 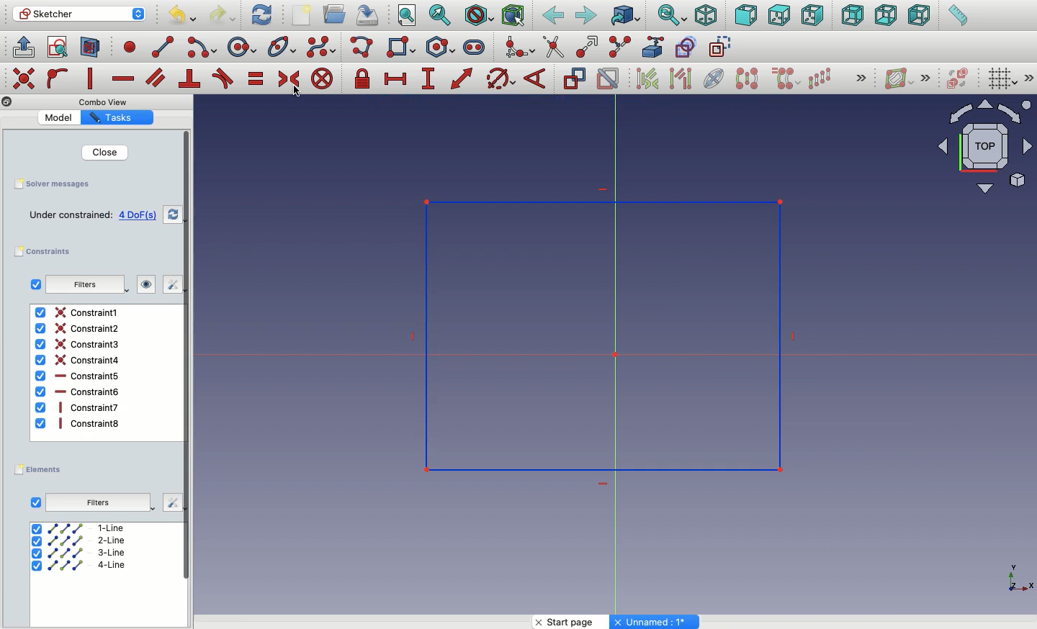 I want to click on Axis, so click(x=1018, y=574).